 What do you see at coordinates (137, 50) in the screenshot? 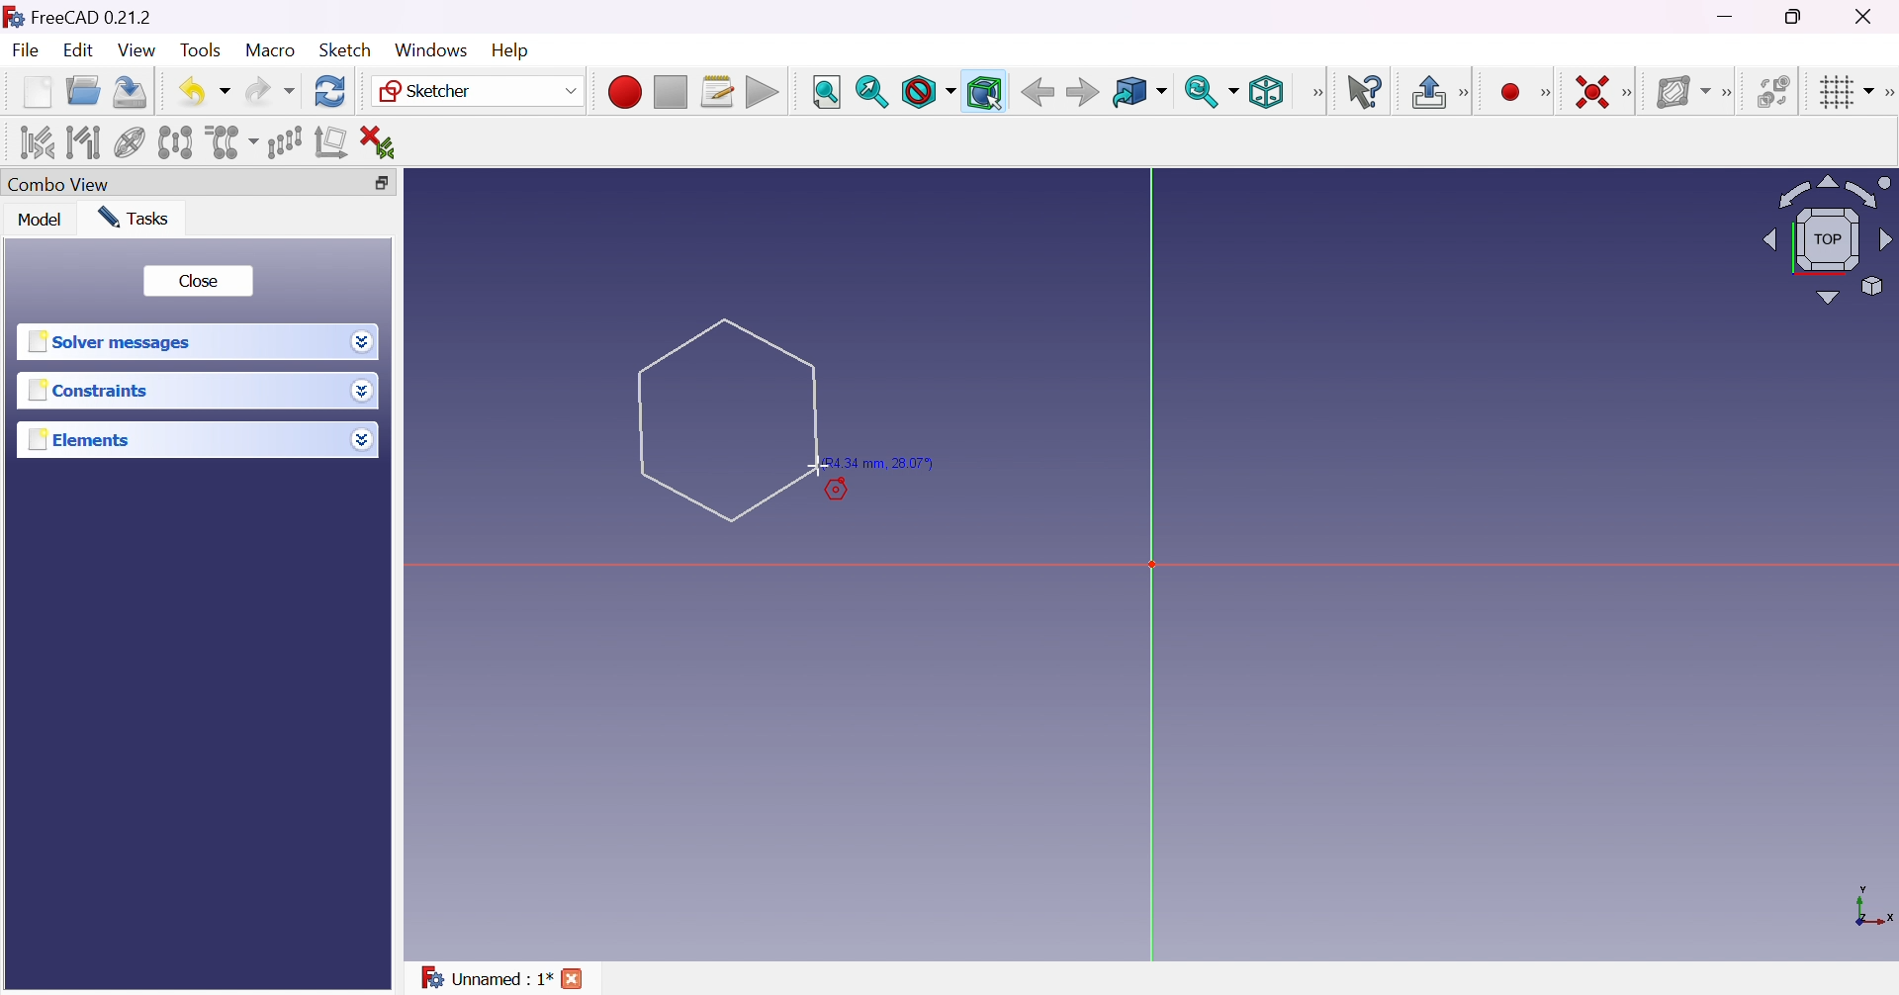
I see `View` at bounding box center [137, 50].